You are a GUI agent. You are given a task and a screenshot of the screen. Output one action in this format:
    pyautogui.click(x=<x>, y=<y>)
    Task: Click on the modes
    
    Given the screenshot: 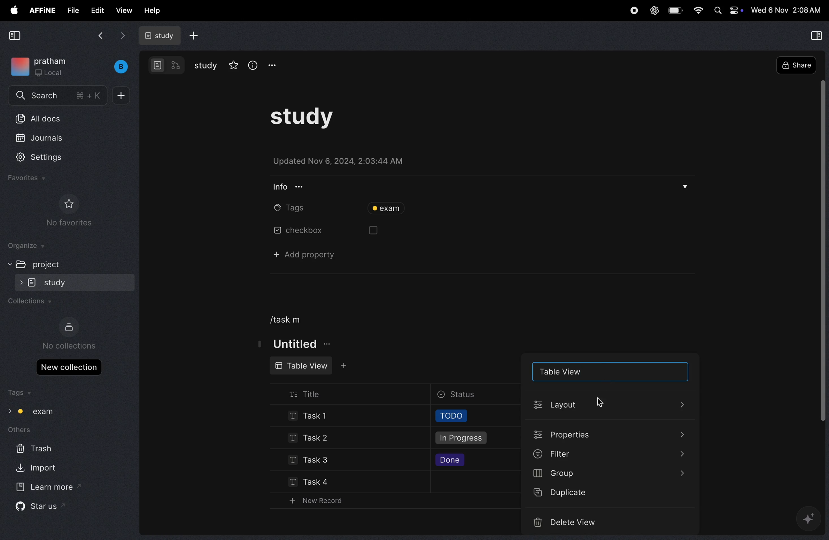 What is the action you would take?
    pyautogui.click(x=168, y=66)
    